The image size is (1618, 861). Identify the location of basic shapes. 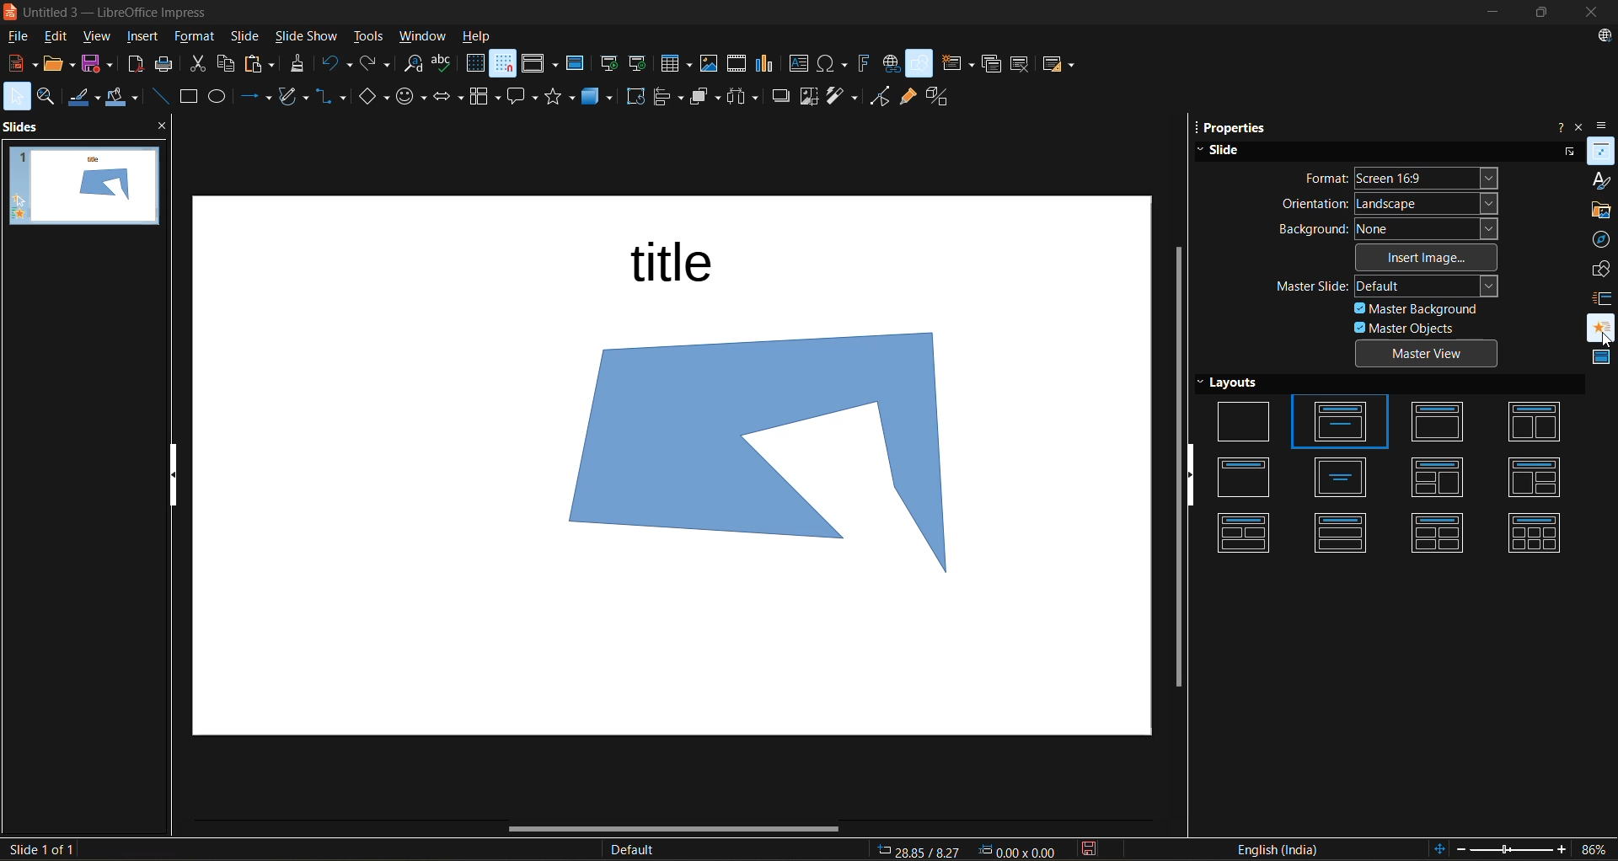
(377, 102).